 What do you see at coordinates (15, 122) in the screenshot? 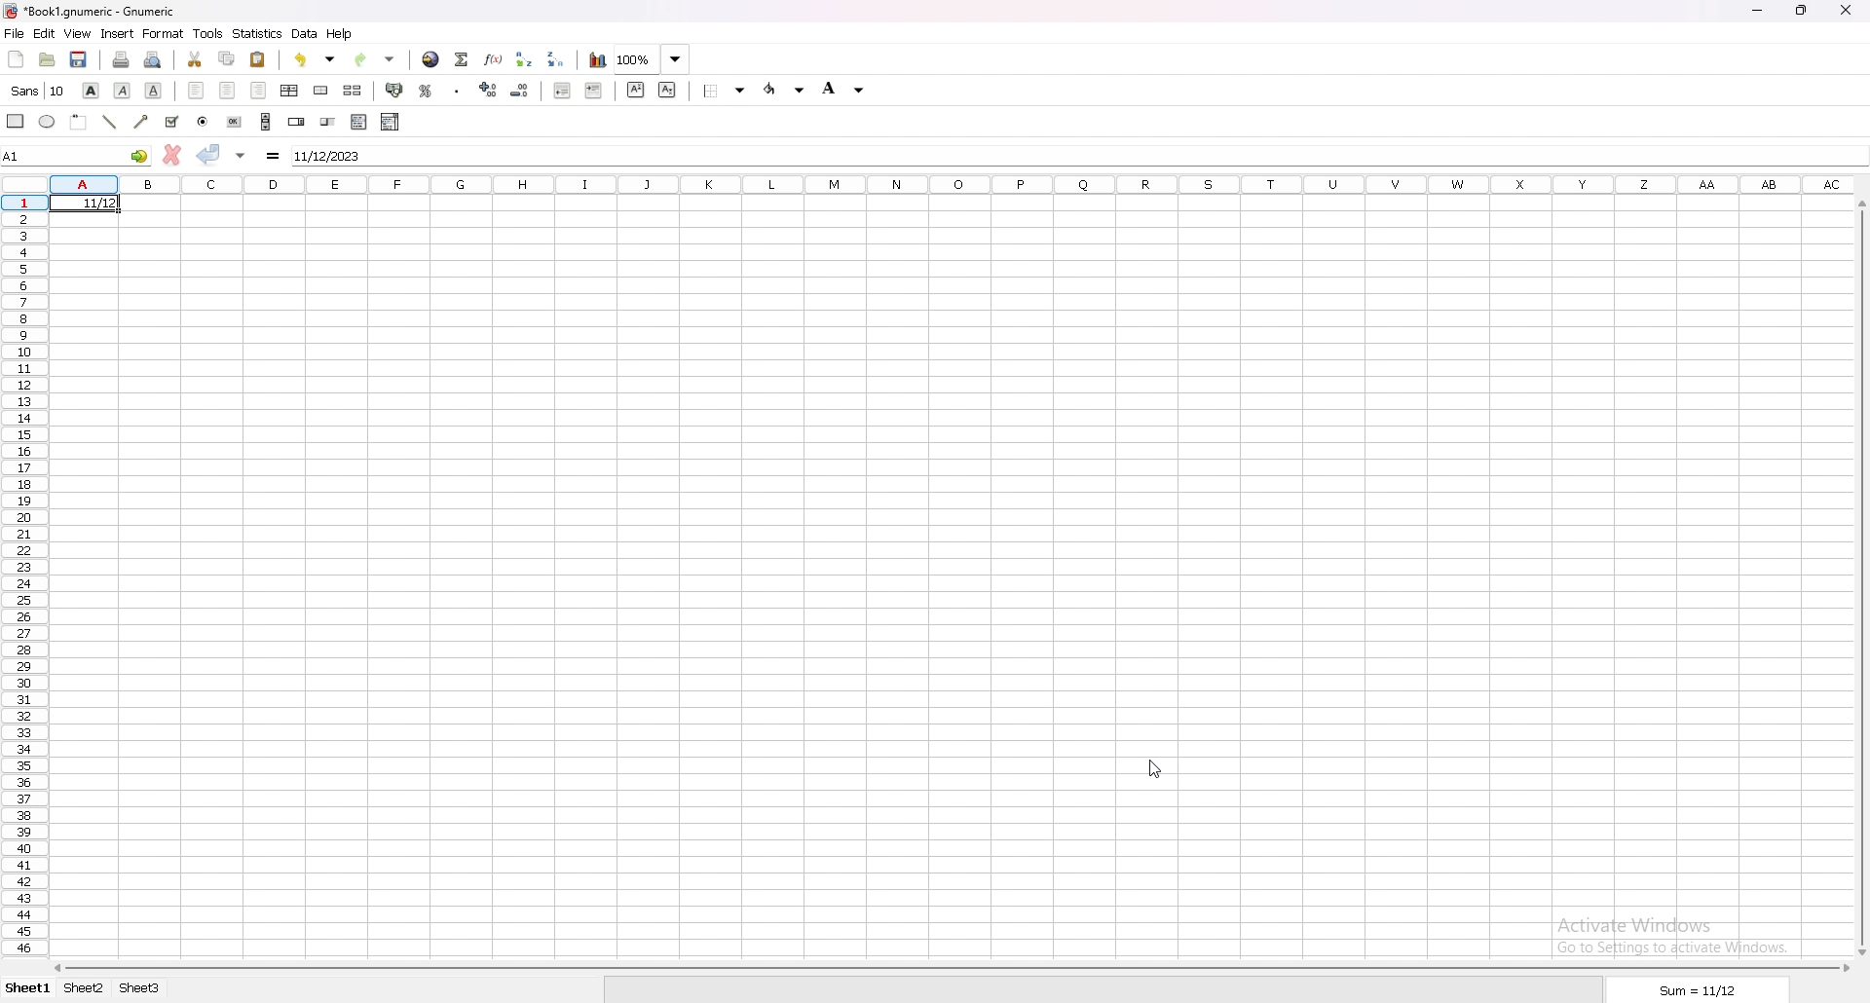
I see `rectangle` at bounding box center [15, 122].